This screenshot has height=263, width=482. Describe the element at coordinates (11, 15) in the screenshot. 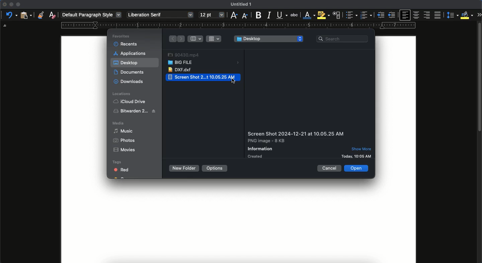

I see `undo` at that location.